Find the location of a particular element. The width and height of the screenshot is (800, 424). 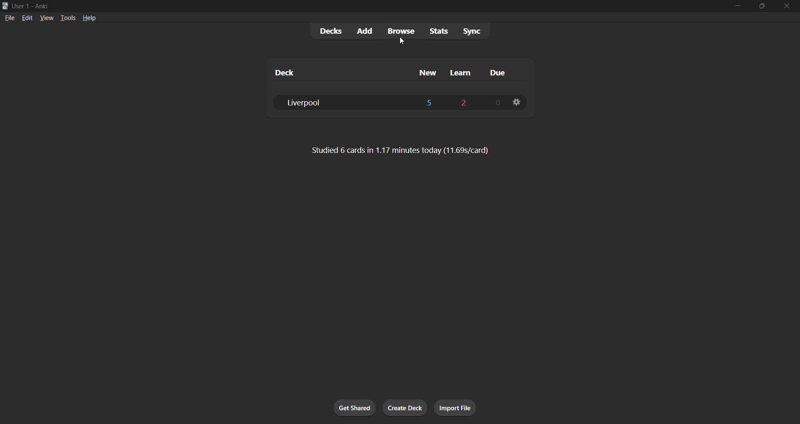

new cards is located at coordinates (887, 147).